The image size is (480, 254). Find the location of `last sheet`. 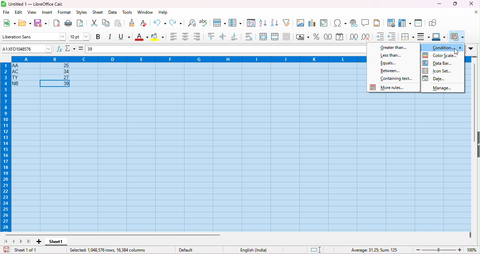

last sheet is located at coordinates (29, 242).